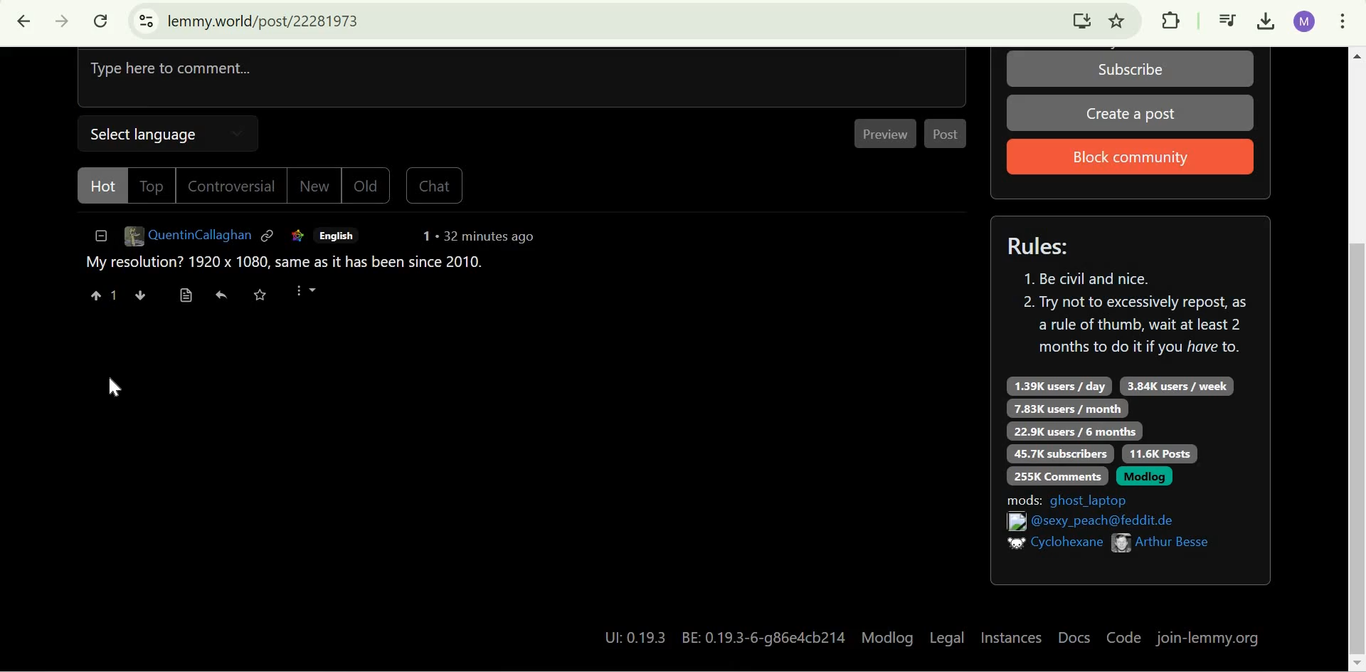 Image resolution: width=1366 pixels, height=672 pixels. I want to click on 45.7K subscribers, so click(1062, 453).